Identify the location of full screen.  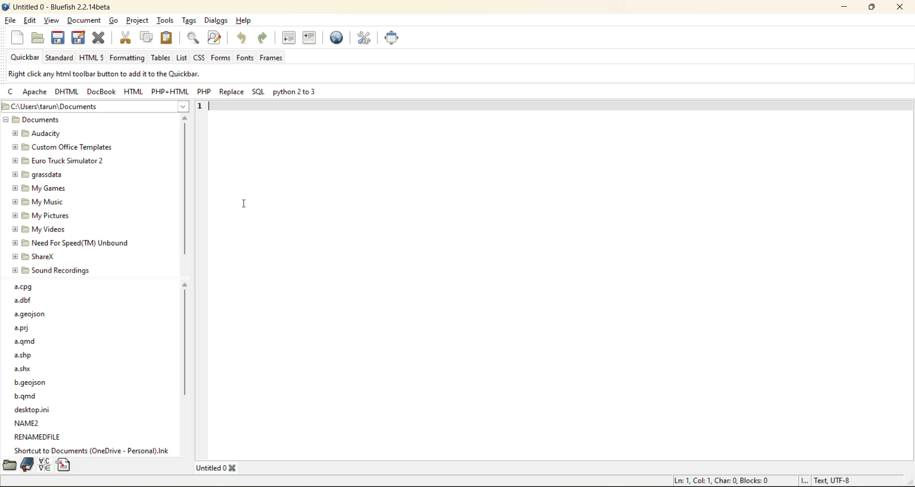
(396, 37).